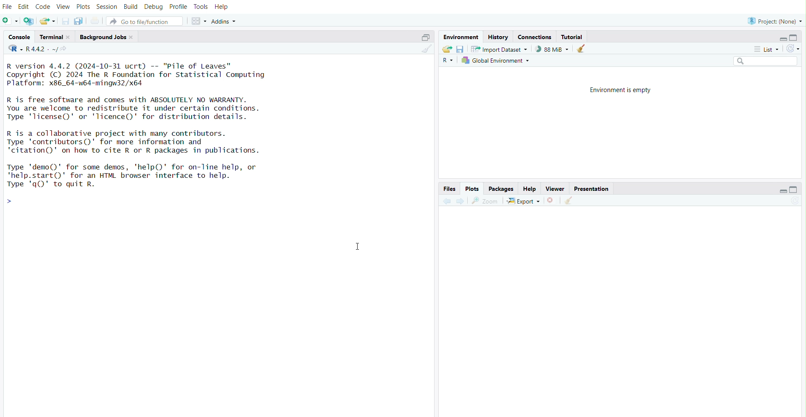 Image resolution: width=806 pixels, height=417 pixels. Describe the element at coordinates (572, 36) in the screenshot. I see `tutorial` at that location.